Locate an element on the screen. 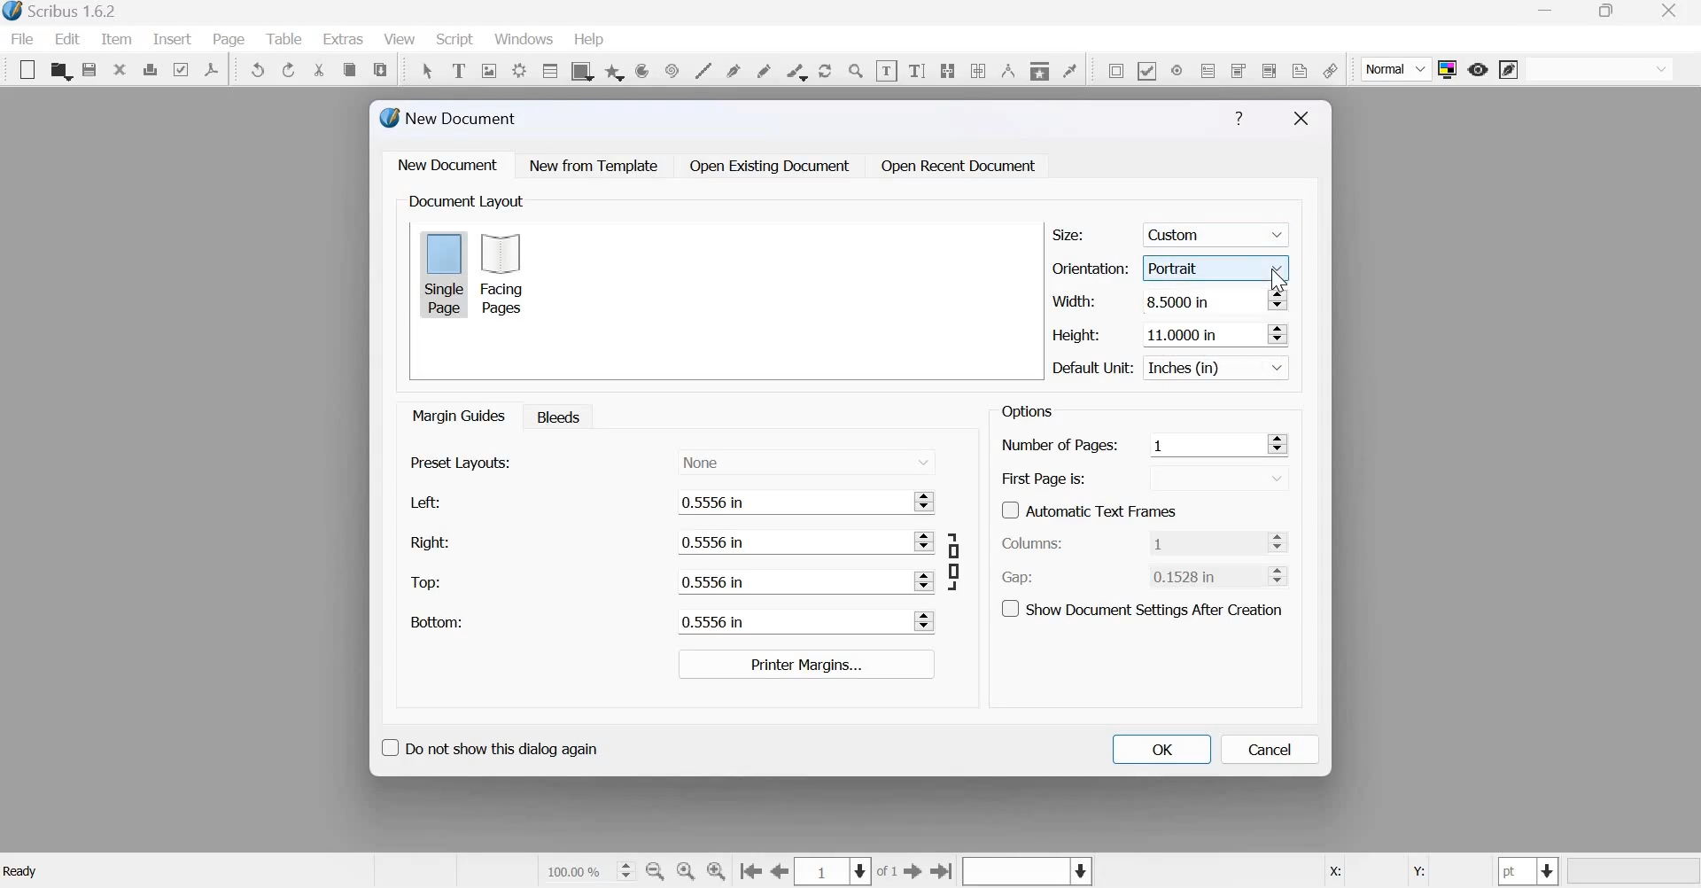 This screenshot has width=1701, height=888. freehand line is located at coordinates (764, 69).